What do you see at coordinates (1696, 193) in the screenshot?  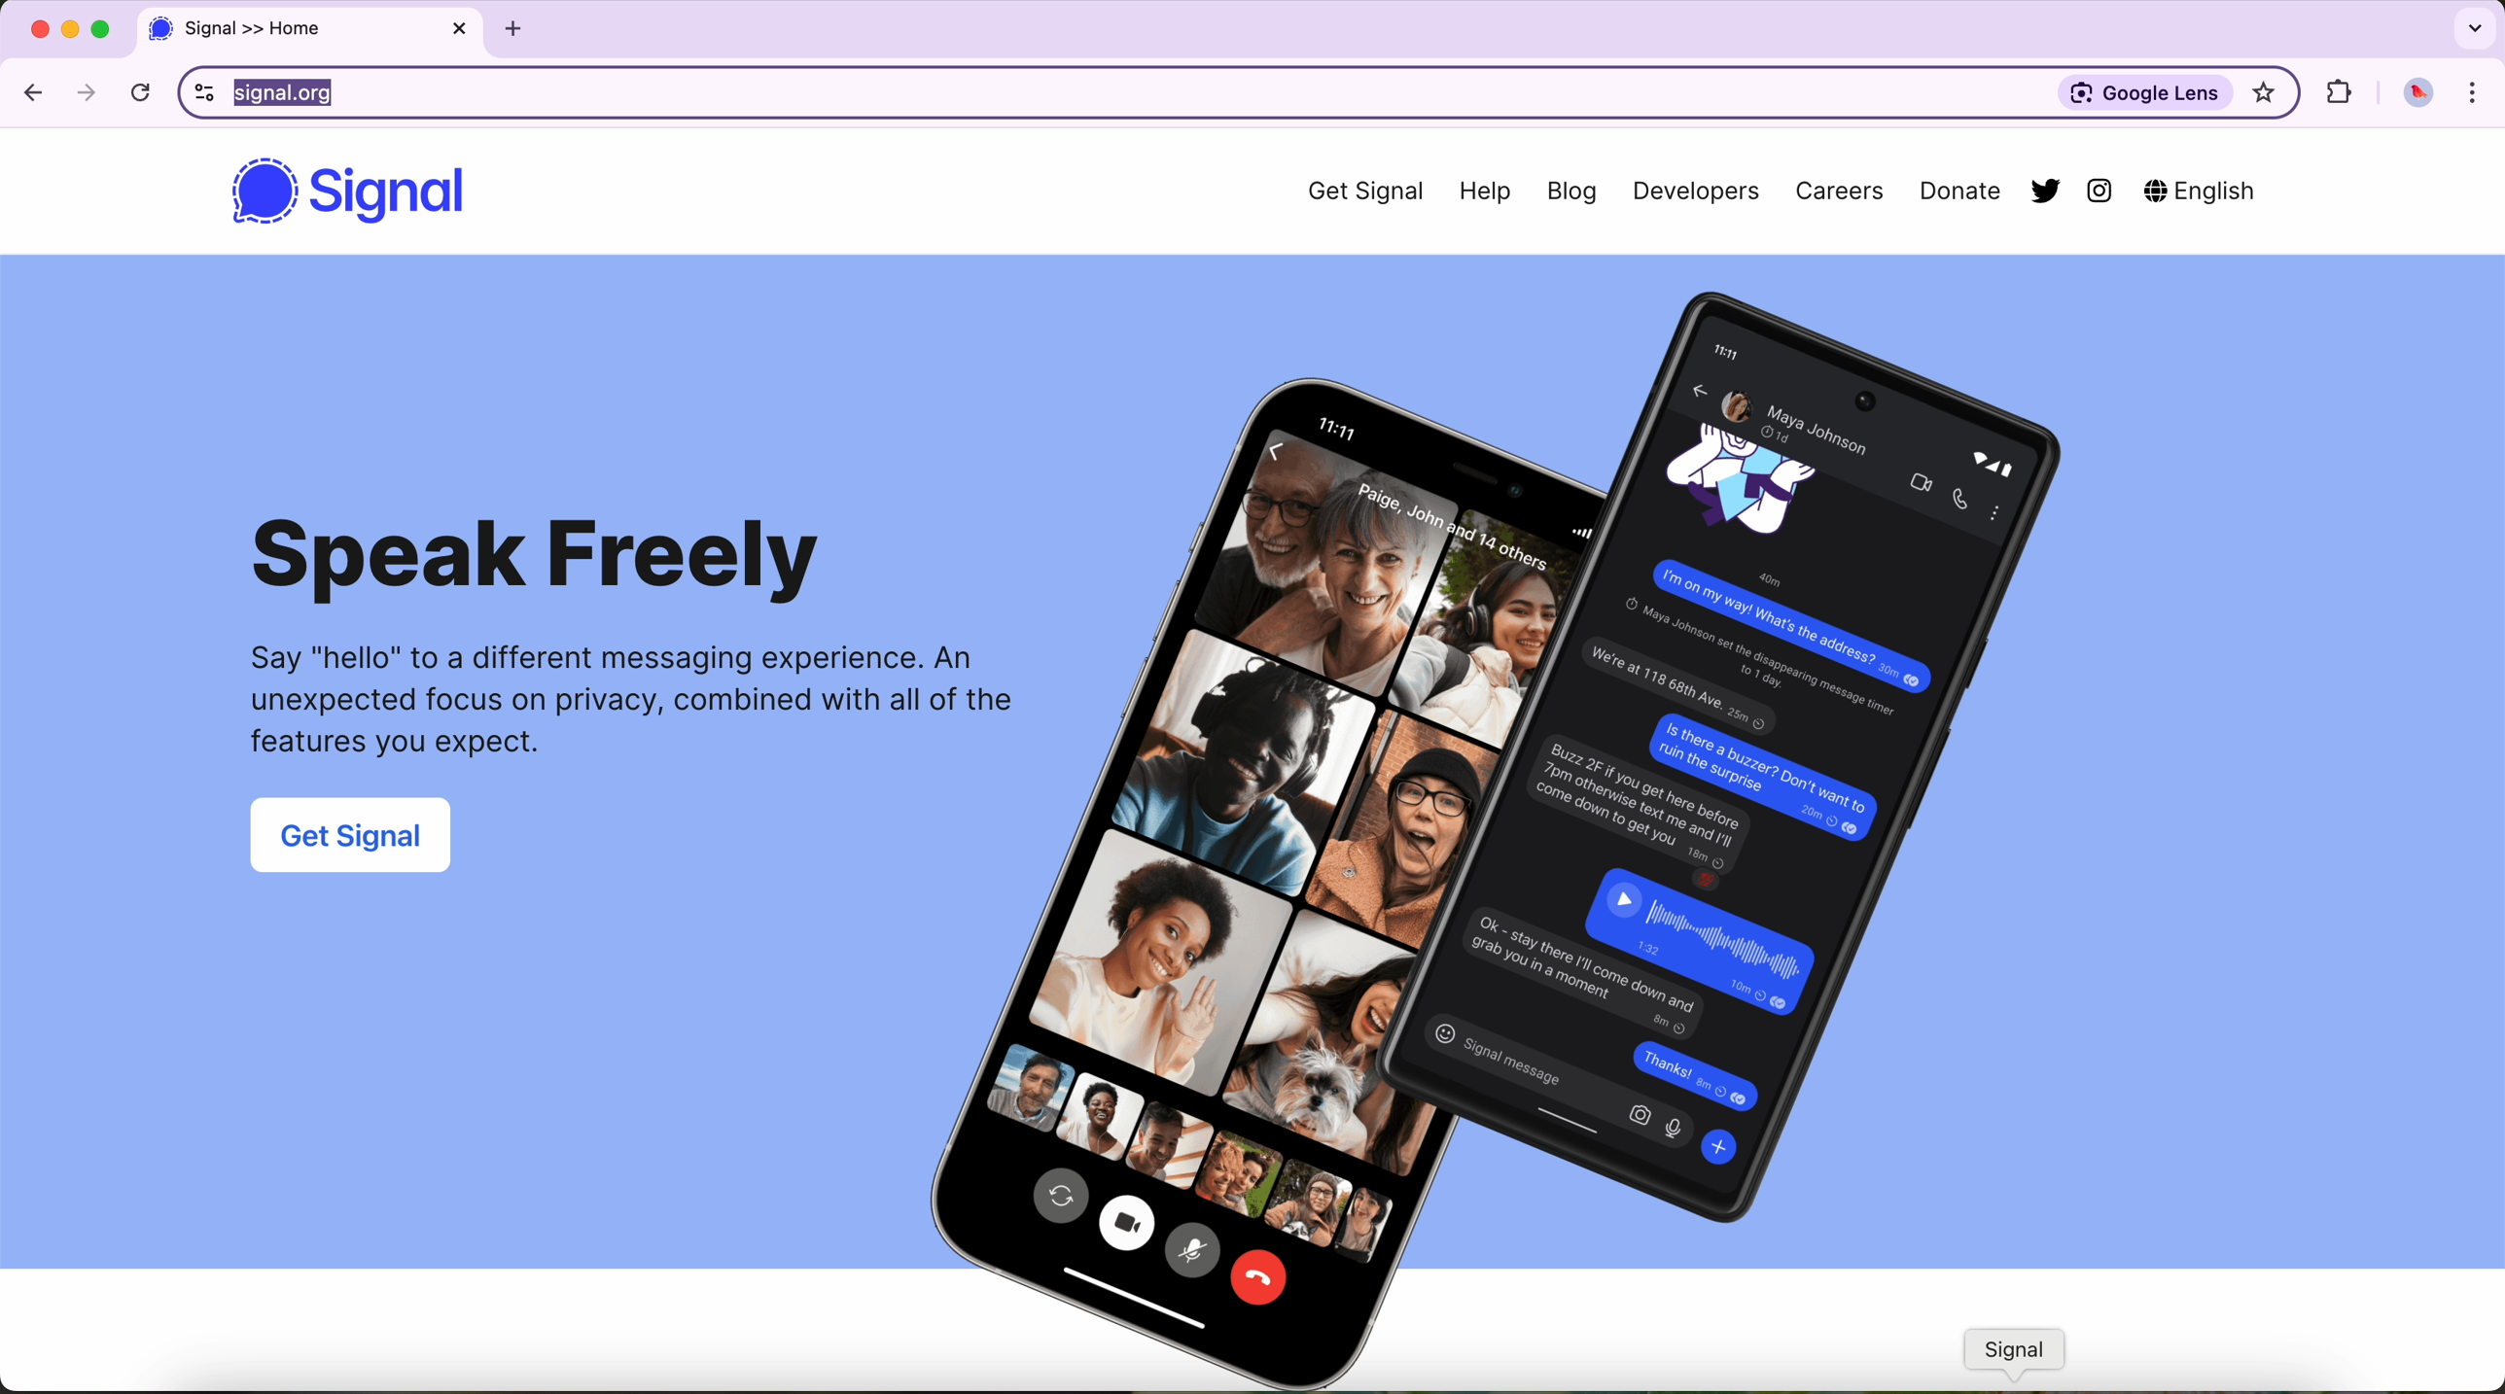 I see `Developers` at bounding box center [1696, 193].